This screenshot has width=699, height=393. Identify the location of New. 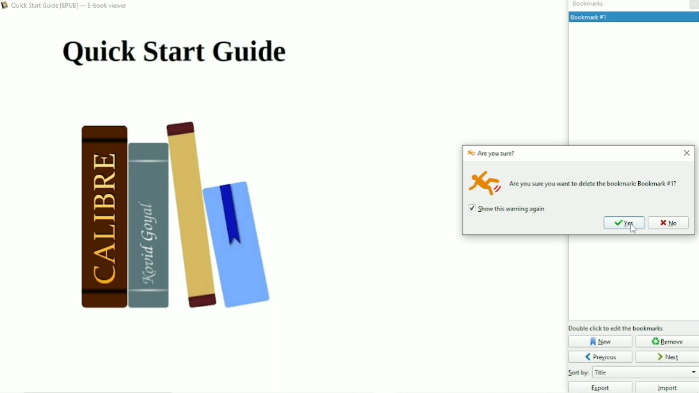
(600, 341).